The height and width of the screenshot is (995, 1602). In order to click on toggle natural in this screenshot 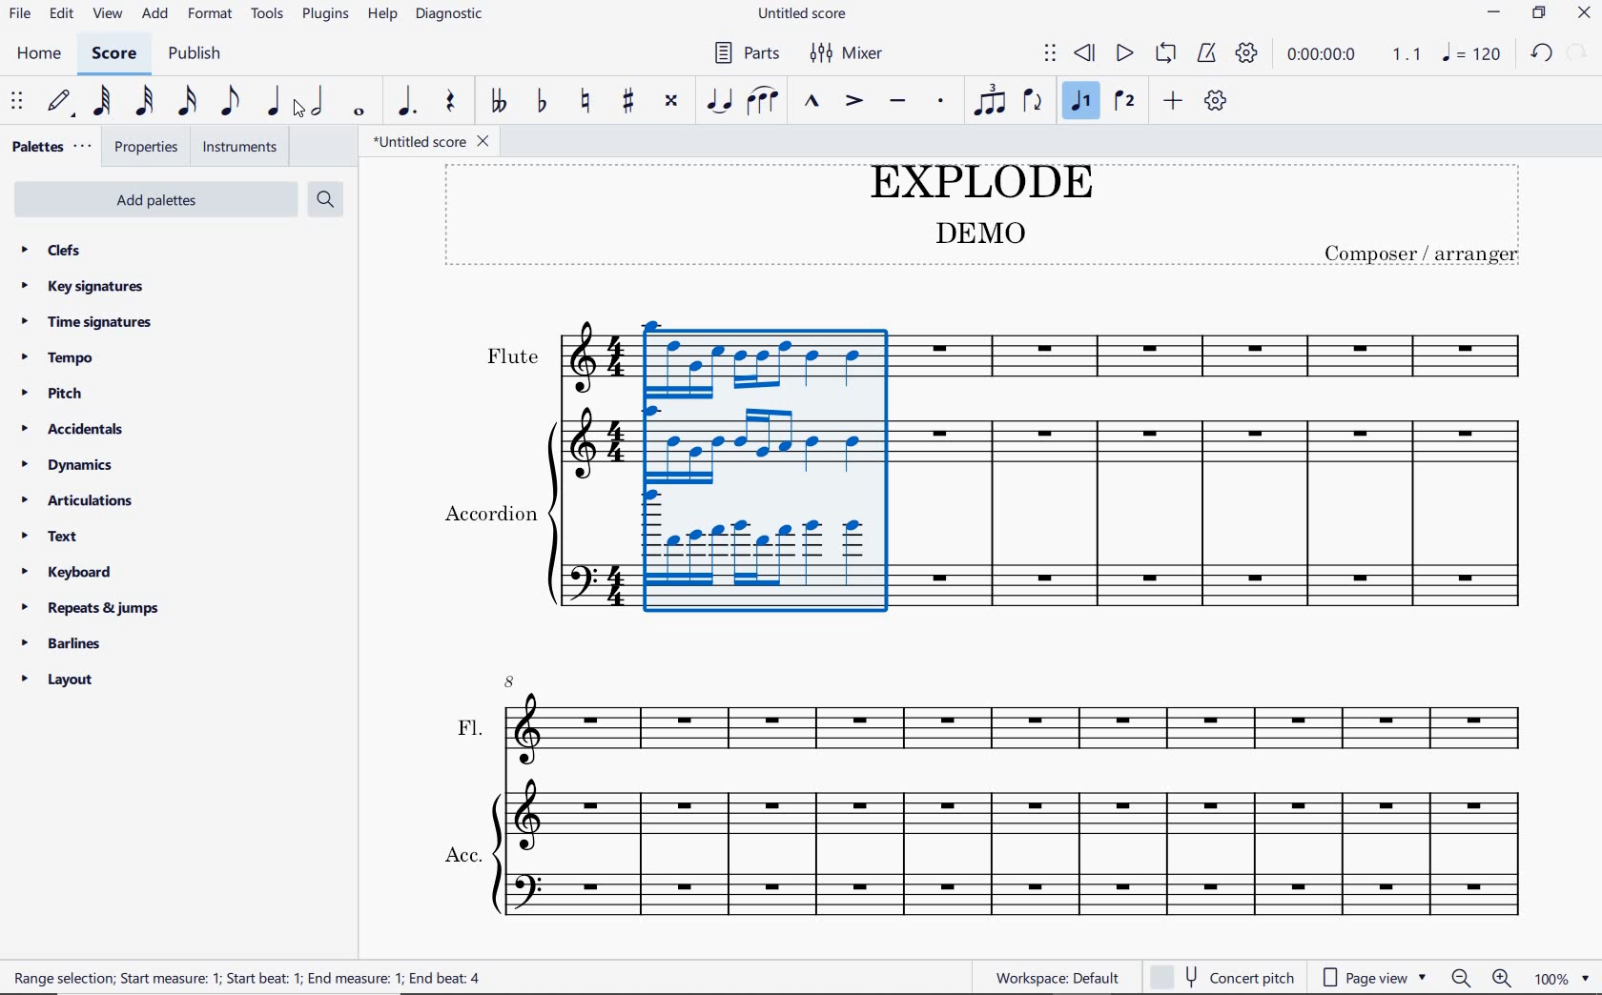, I will do `click(585, 102)`.